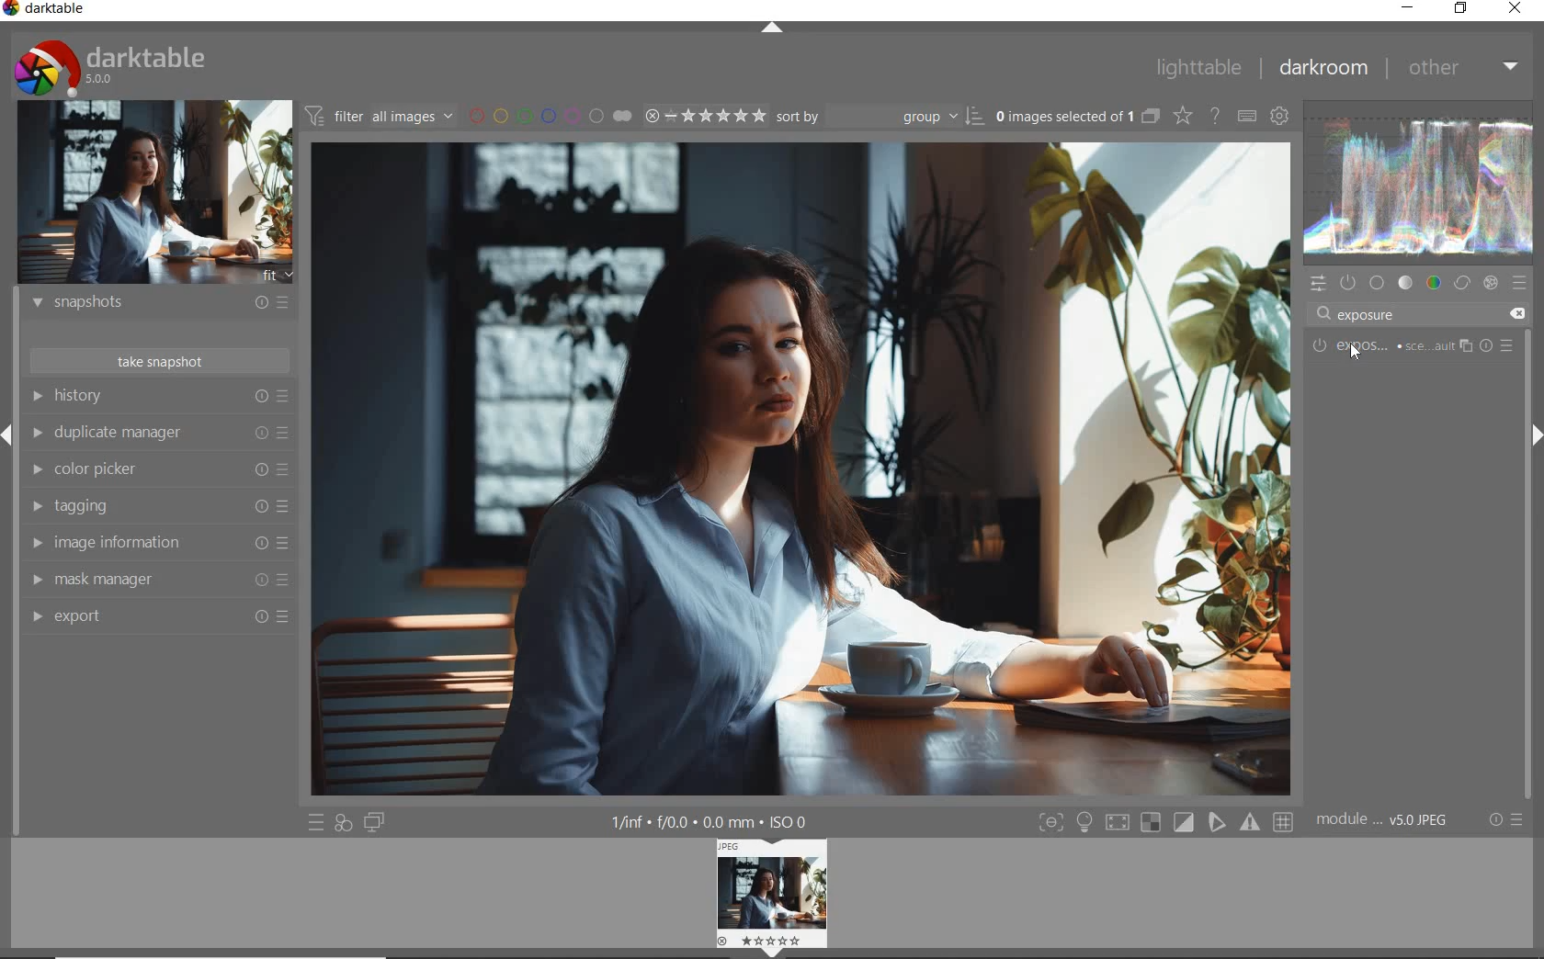 The width and height of the screenshot is (1544, 959). What do you see at coordinates (379, 114) in the screenshot?
I see `filter images based on their modules` at bounding box center [379, 114].